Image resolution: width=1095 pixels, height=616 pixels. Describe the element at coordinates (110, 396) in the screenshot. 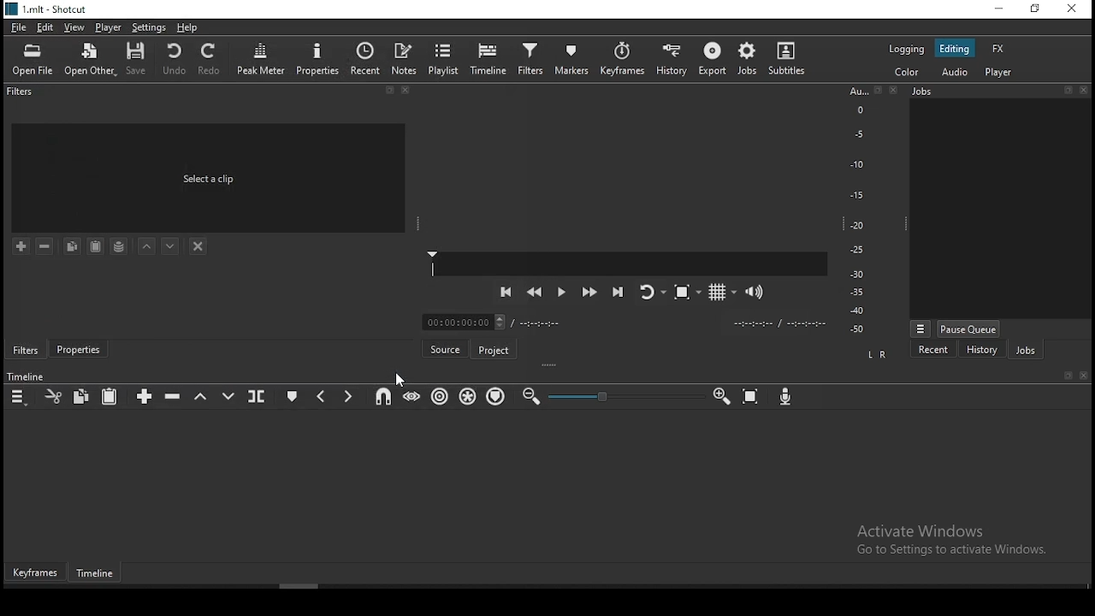

I see `paste` at that location.